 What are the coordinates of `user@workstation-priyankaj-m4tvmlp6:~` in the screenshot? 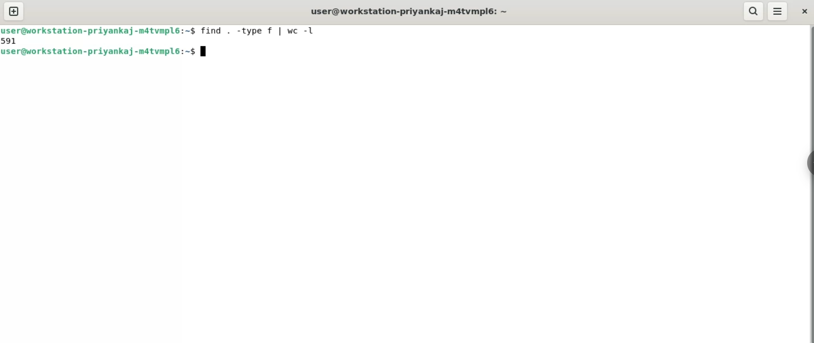 It's located at (410, 11).